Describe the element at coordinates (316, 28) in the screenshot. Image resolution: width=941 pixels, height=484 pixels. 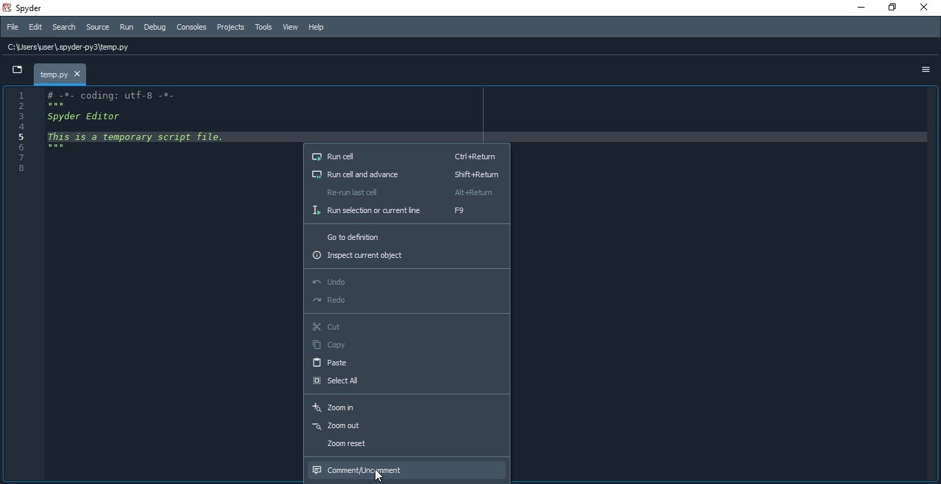
I see `Help` at that location.